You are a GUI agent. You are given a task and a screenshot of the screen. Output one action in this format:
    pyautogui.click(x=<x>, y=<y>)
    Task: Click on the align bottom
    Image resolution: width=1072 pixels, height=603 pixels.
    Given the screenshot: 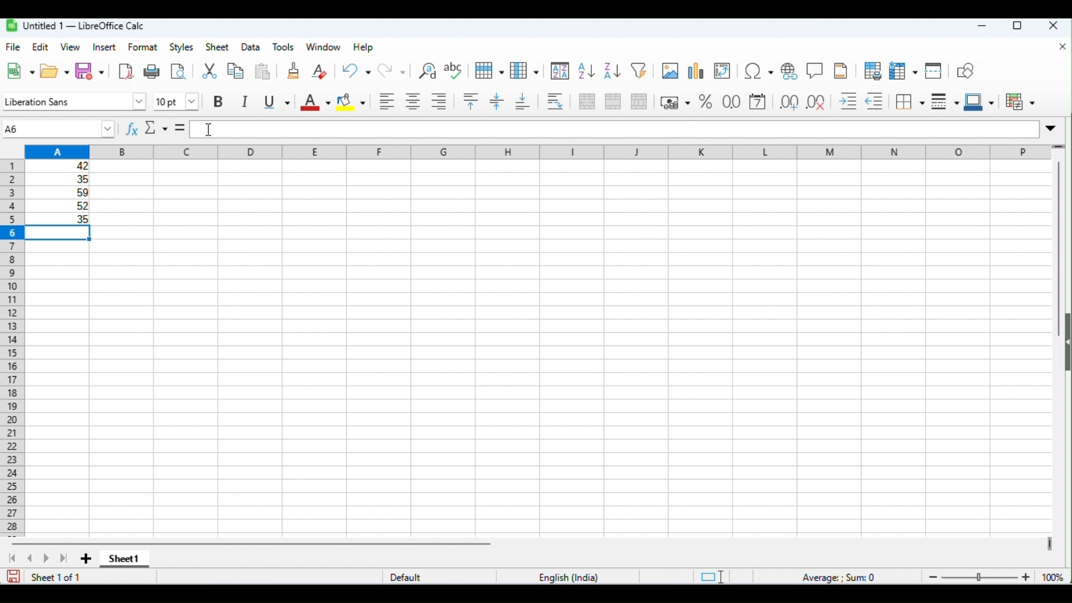 What is the action you would take?
    pyautogui.click(x=524, y=102)
    